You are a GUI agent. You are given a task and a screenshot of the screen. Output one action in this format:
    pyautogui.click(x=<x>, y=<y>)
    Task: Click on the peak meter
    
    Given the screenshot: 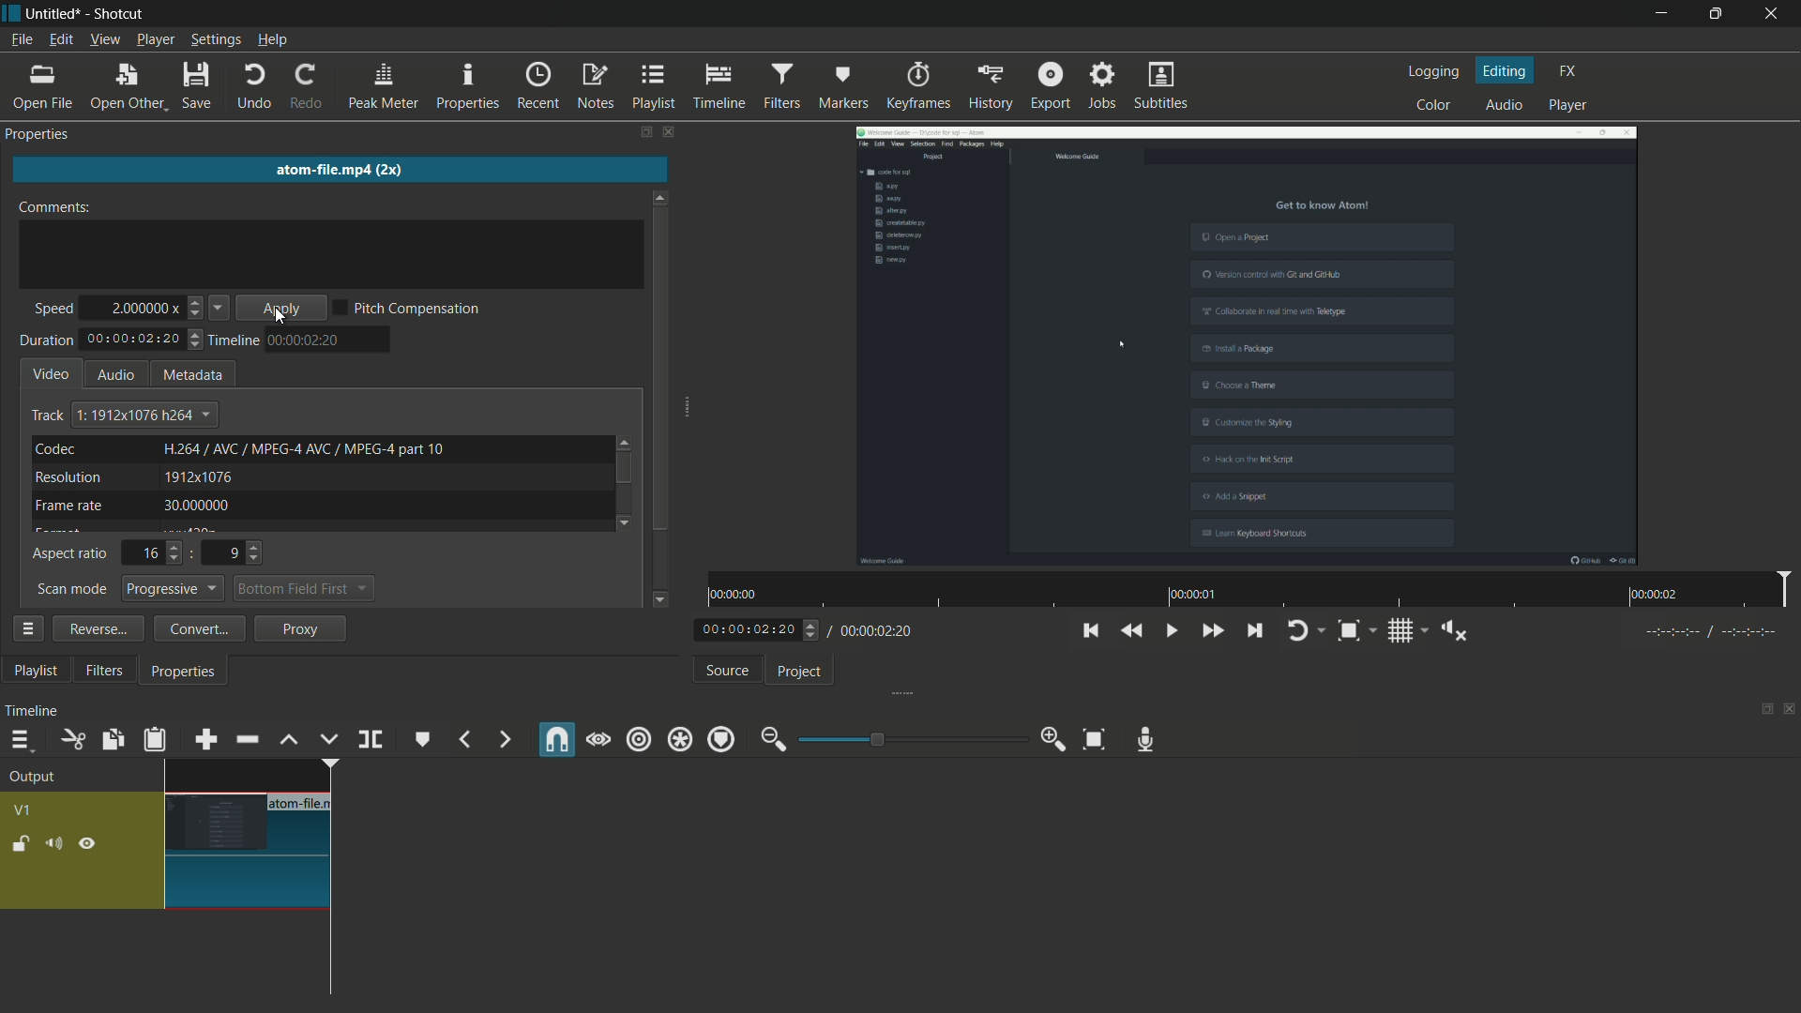 What is the action you would take?
    pyautogui.click(x=382, y=87)
    